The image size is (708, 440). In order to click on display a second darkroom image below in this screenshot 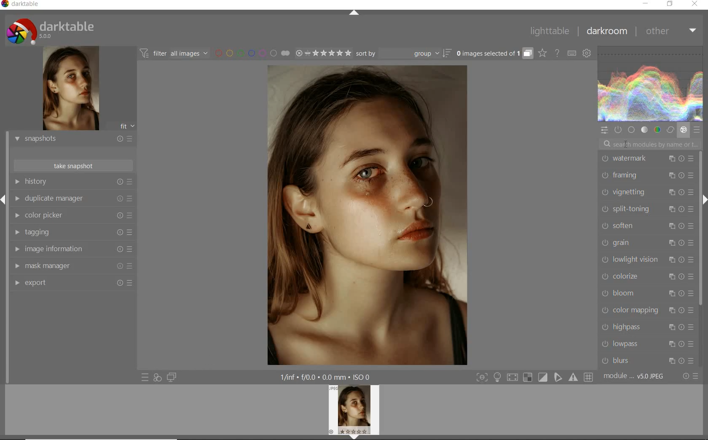, I will do `click(170, 378)`.